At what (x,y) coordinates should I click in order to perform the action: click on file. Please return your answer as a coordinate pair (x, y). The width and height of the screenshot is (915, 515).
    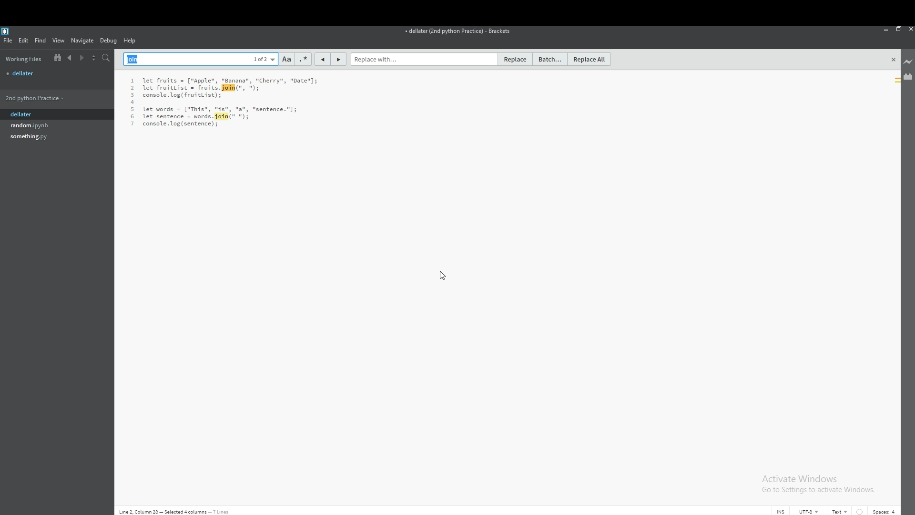
    Looking at the image, I should click on (9, 41).